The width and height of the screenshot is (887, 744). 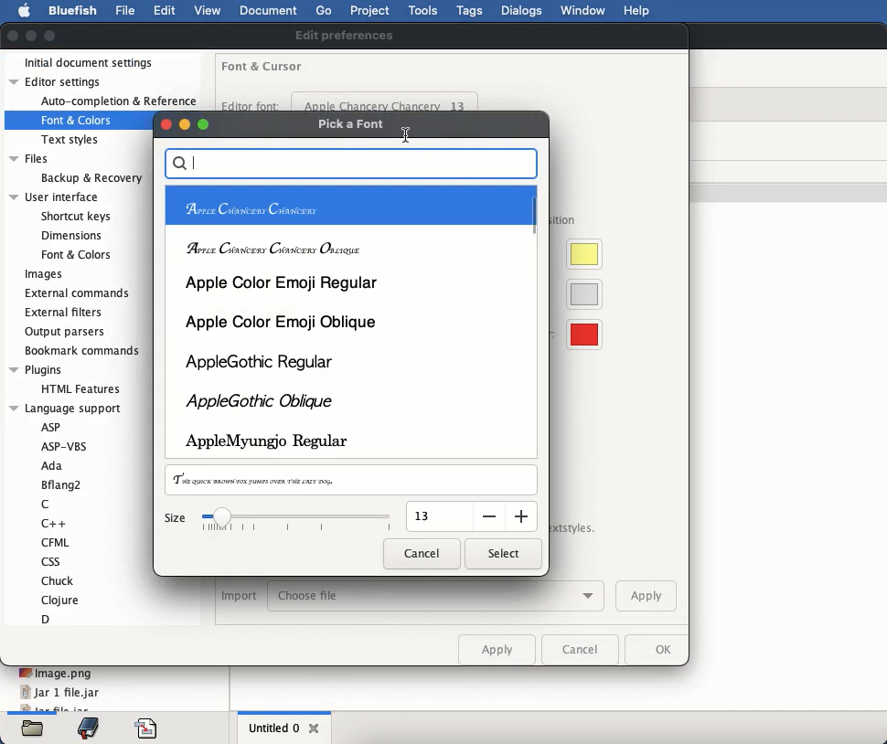 I want to click on dialogs, so click(x=523, y=11).